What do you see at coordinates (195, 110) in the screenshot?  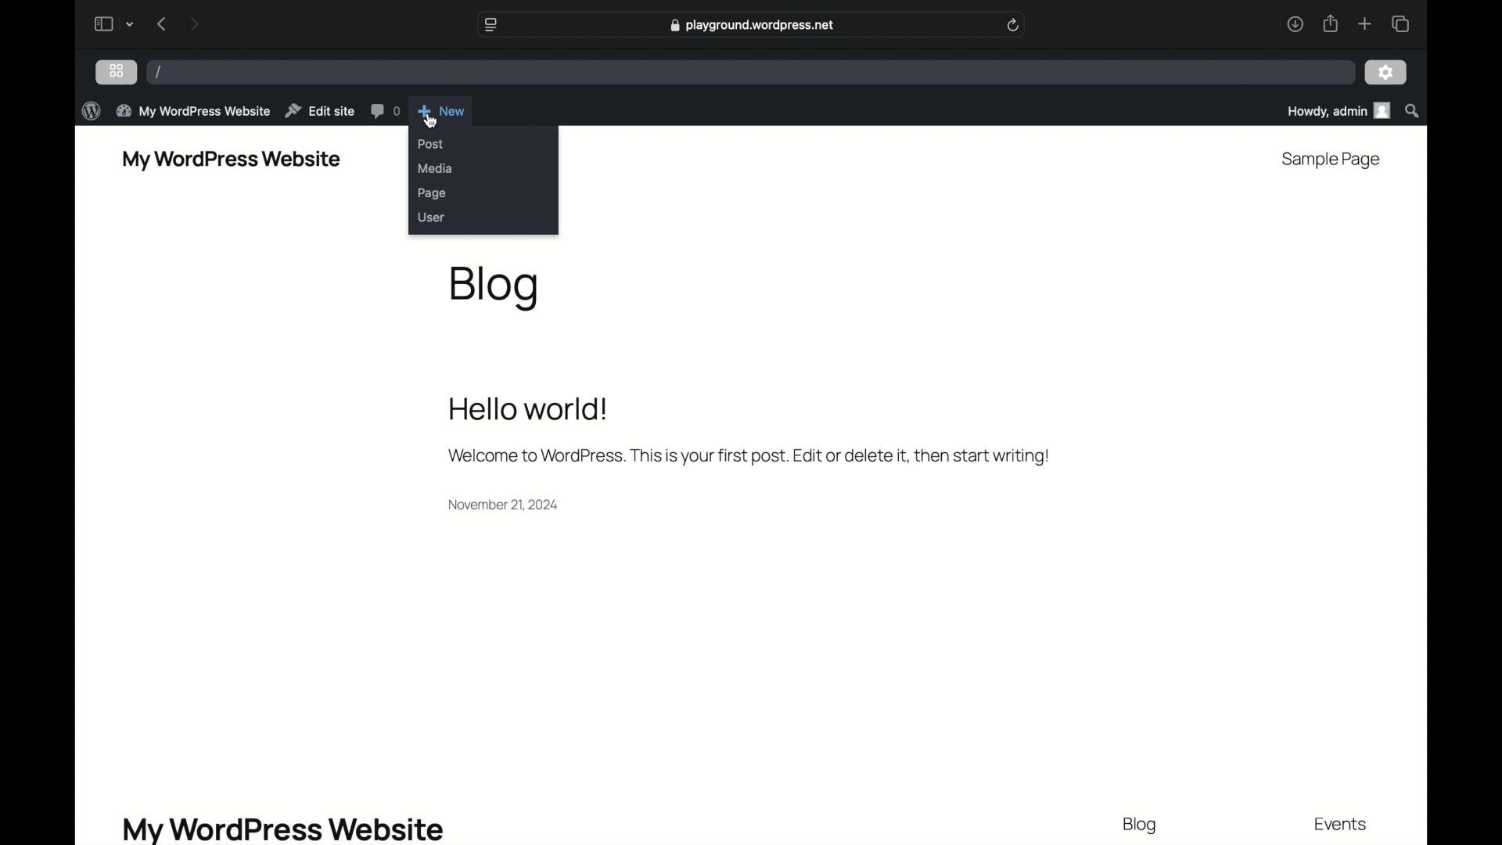 I see `my wordpress website` at bounding box center [195, 110].